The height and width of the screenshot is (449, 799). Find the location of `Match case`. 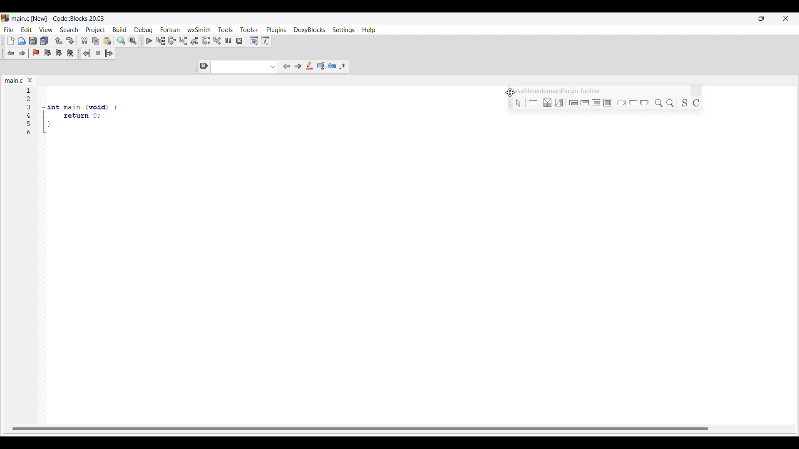

Match case is located at coordinates (332, 65).